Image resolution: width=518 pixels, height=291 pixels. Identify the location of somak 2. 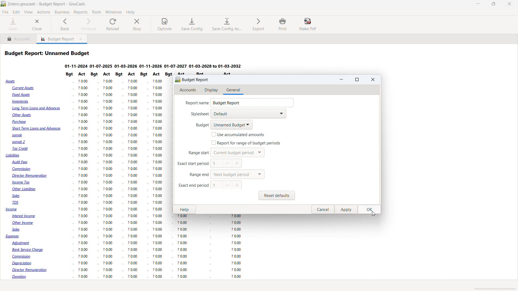
(20, 142).